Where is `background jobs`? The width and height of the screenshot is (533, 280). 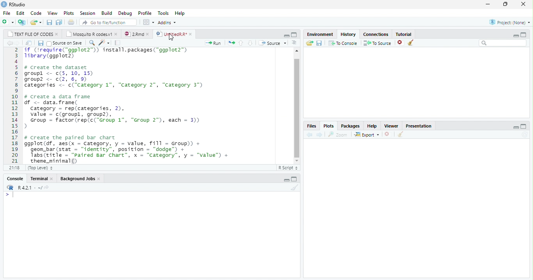
background jobs is located at coordinates (77, 178).